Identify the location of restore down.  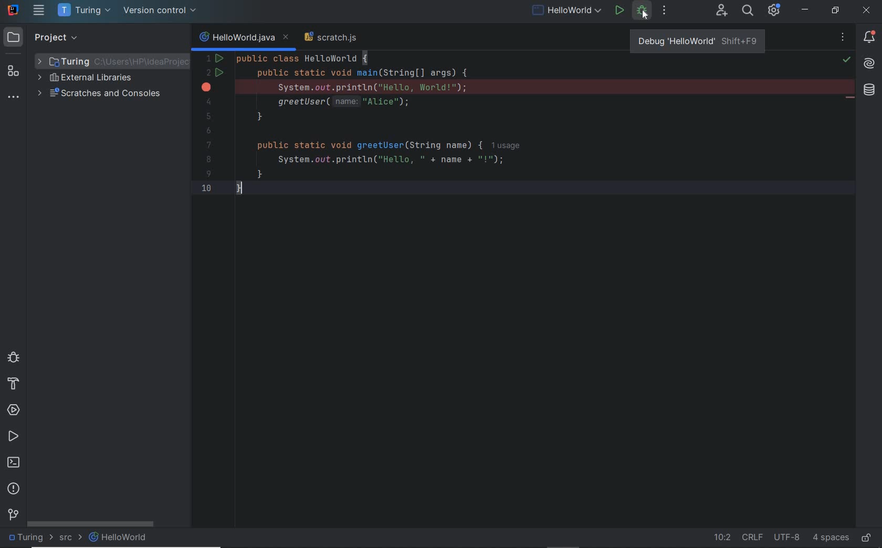
(835, 12).